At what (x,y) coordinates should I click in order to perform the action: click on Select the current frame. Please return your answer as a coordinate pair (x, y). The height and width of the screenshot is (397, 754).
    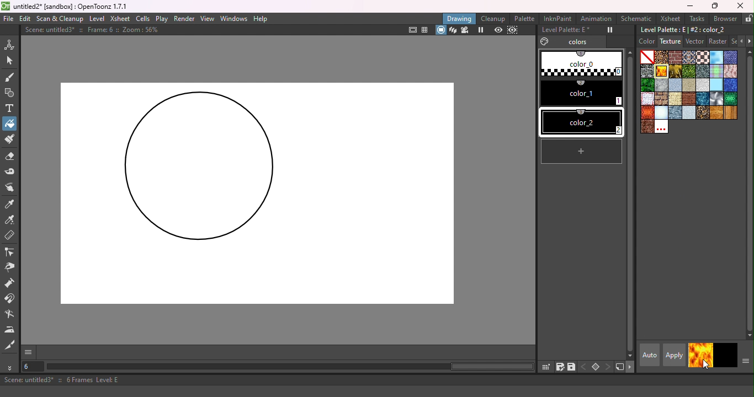
    Looking at the image, I should click on (34, 367).